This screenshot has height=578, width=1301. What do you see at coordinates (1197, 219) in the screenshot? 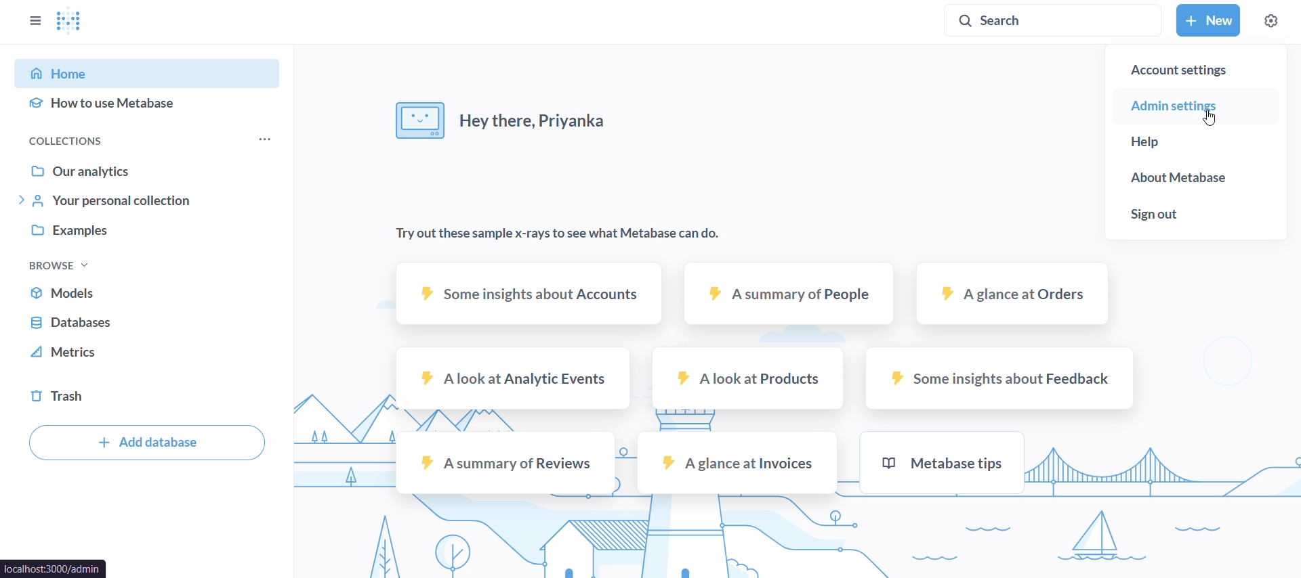
I see `sign out` at bounding box center [1197, 219].